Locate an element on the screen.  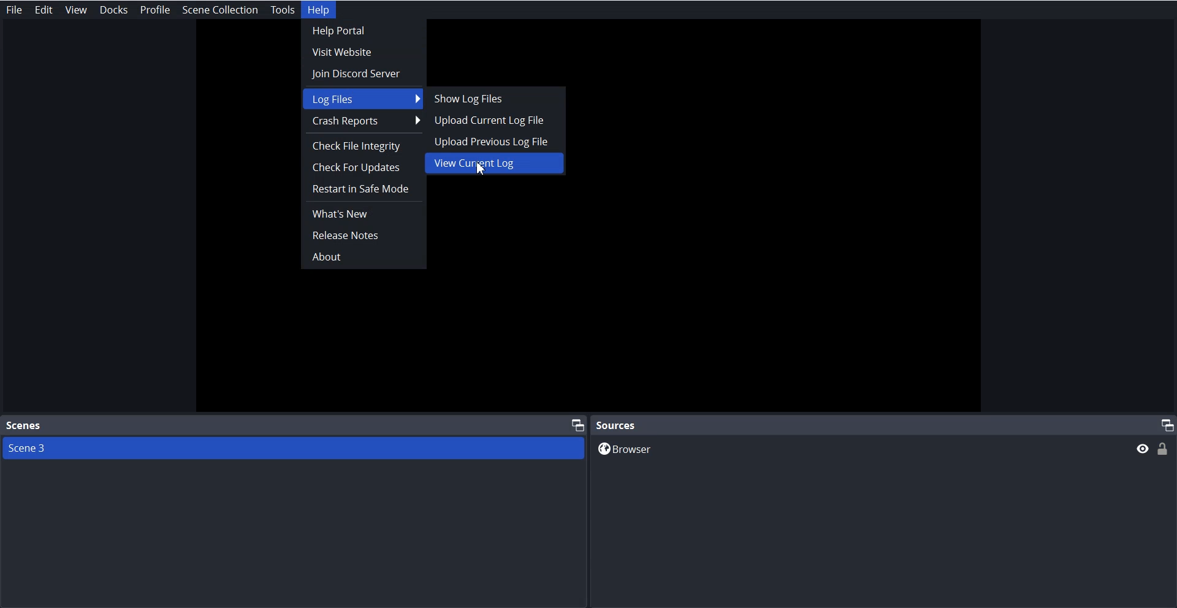
Upload Current Log File is located at coordinates (491, 119).